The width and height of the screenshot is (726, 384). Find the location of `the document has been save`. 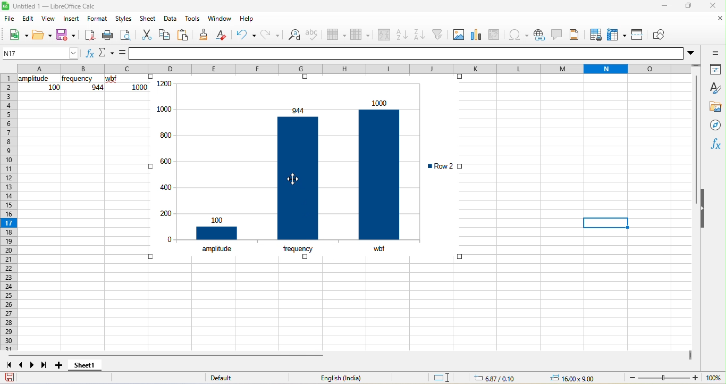

the document has been save is located at coordinates (14, 378).